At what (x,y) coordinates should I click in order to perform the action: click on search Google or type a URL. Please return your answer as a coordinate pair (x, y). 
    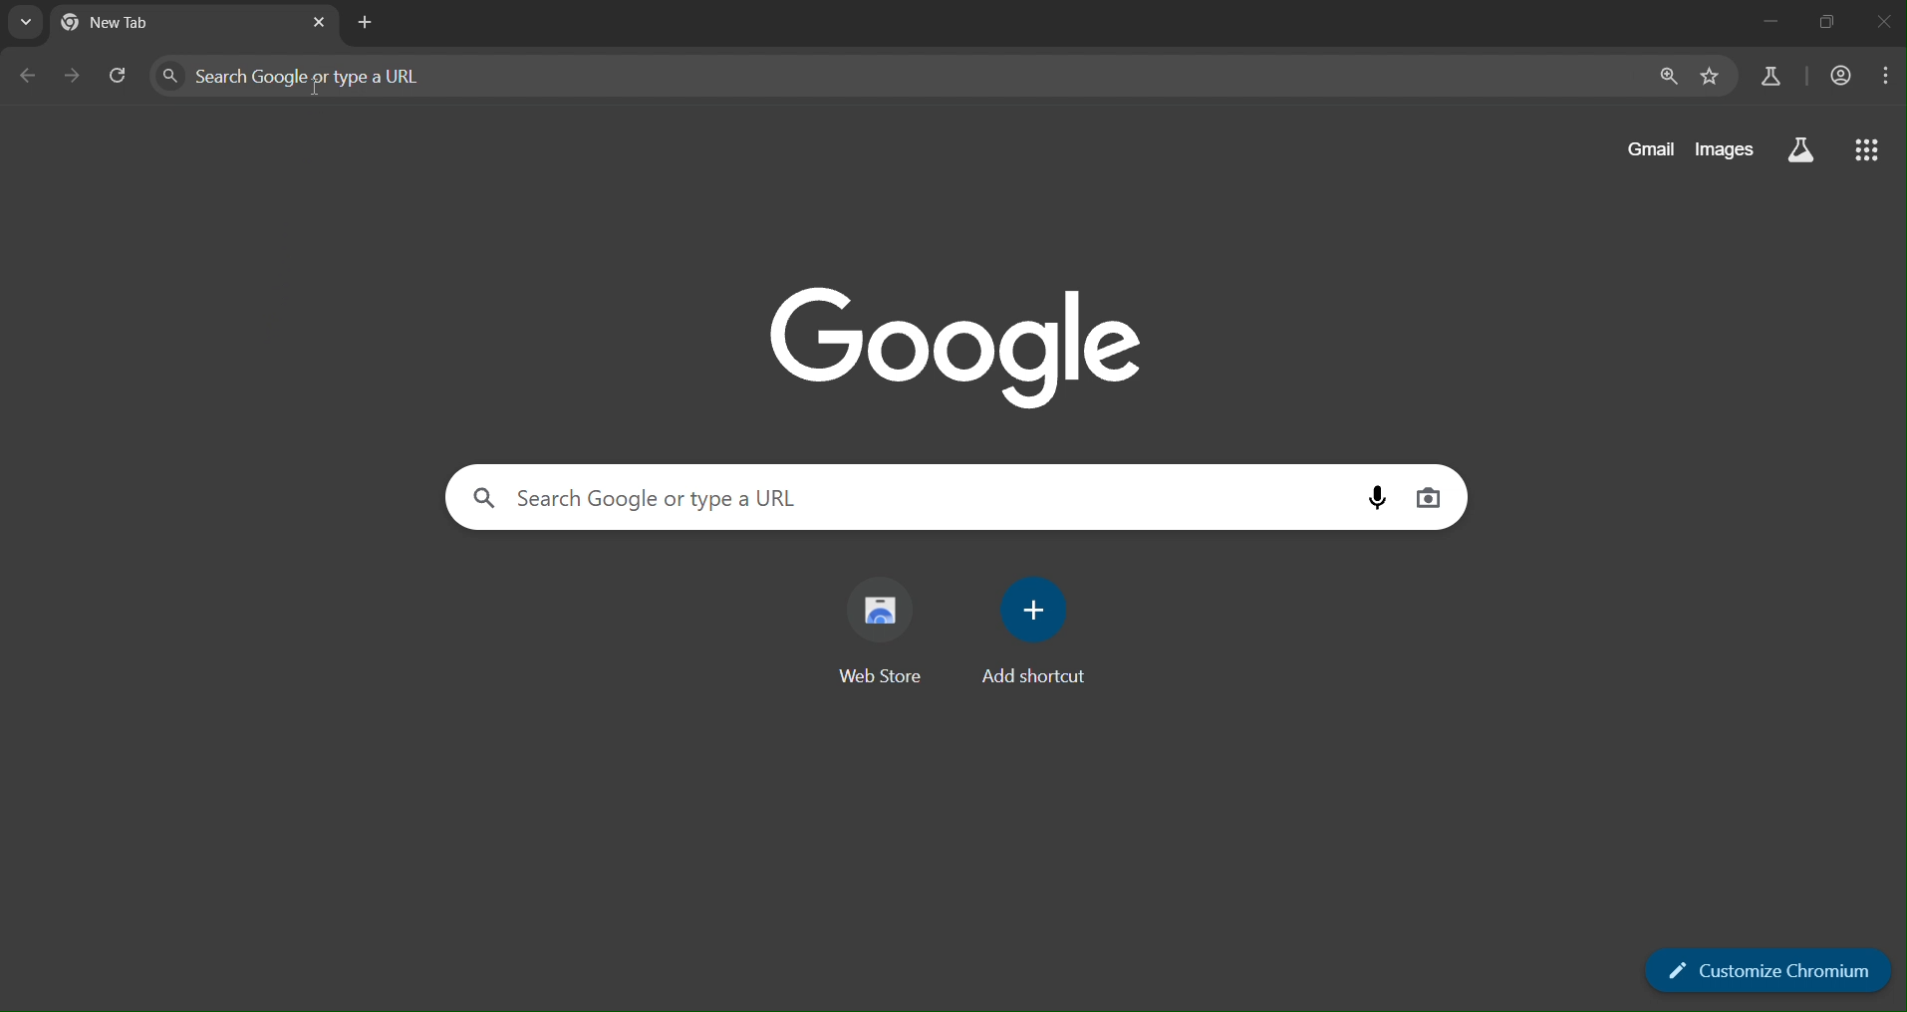
    Looking at the image, I should click on (449, 73).